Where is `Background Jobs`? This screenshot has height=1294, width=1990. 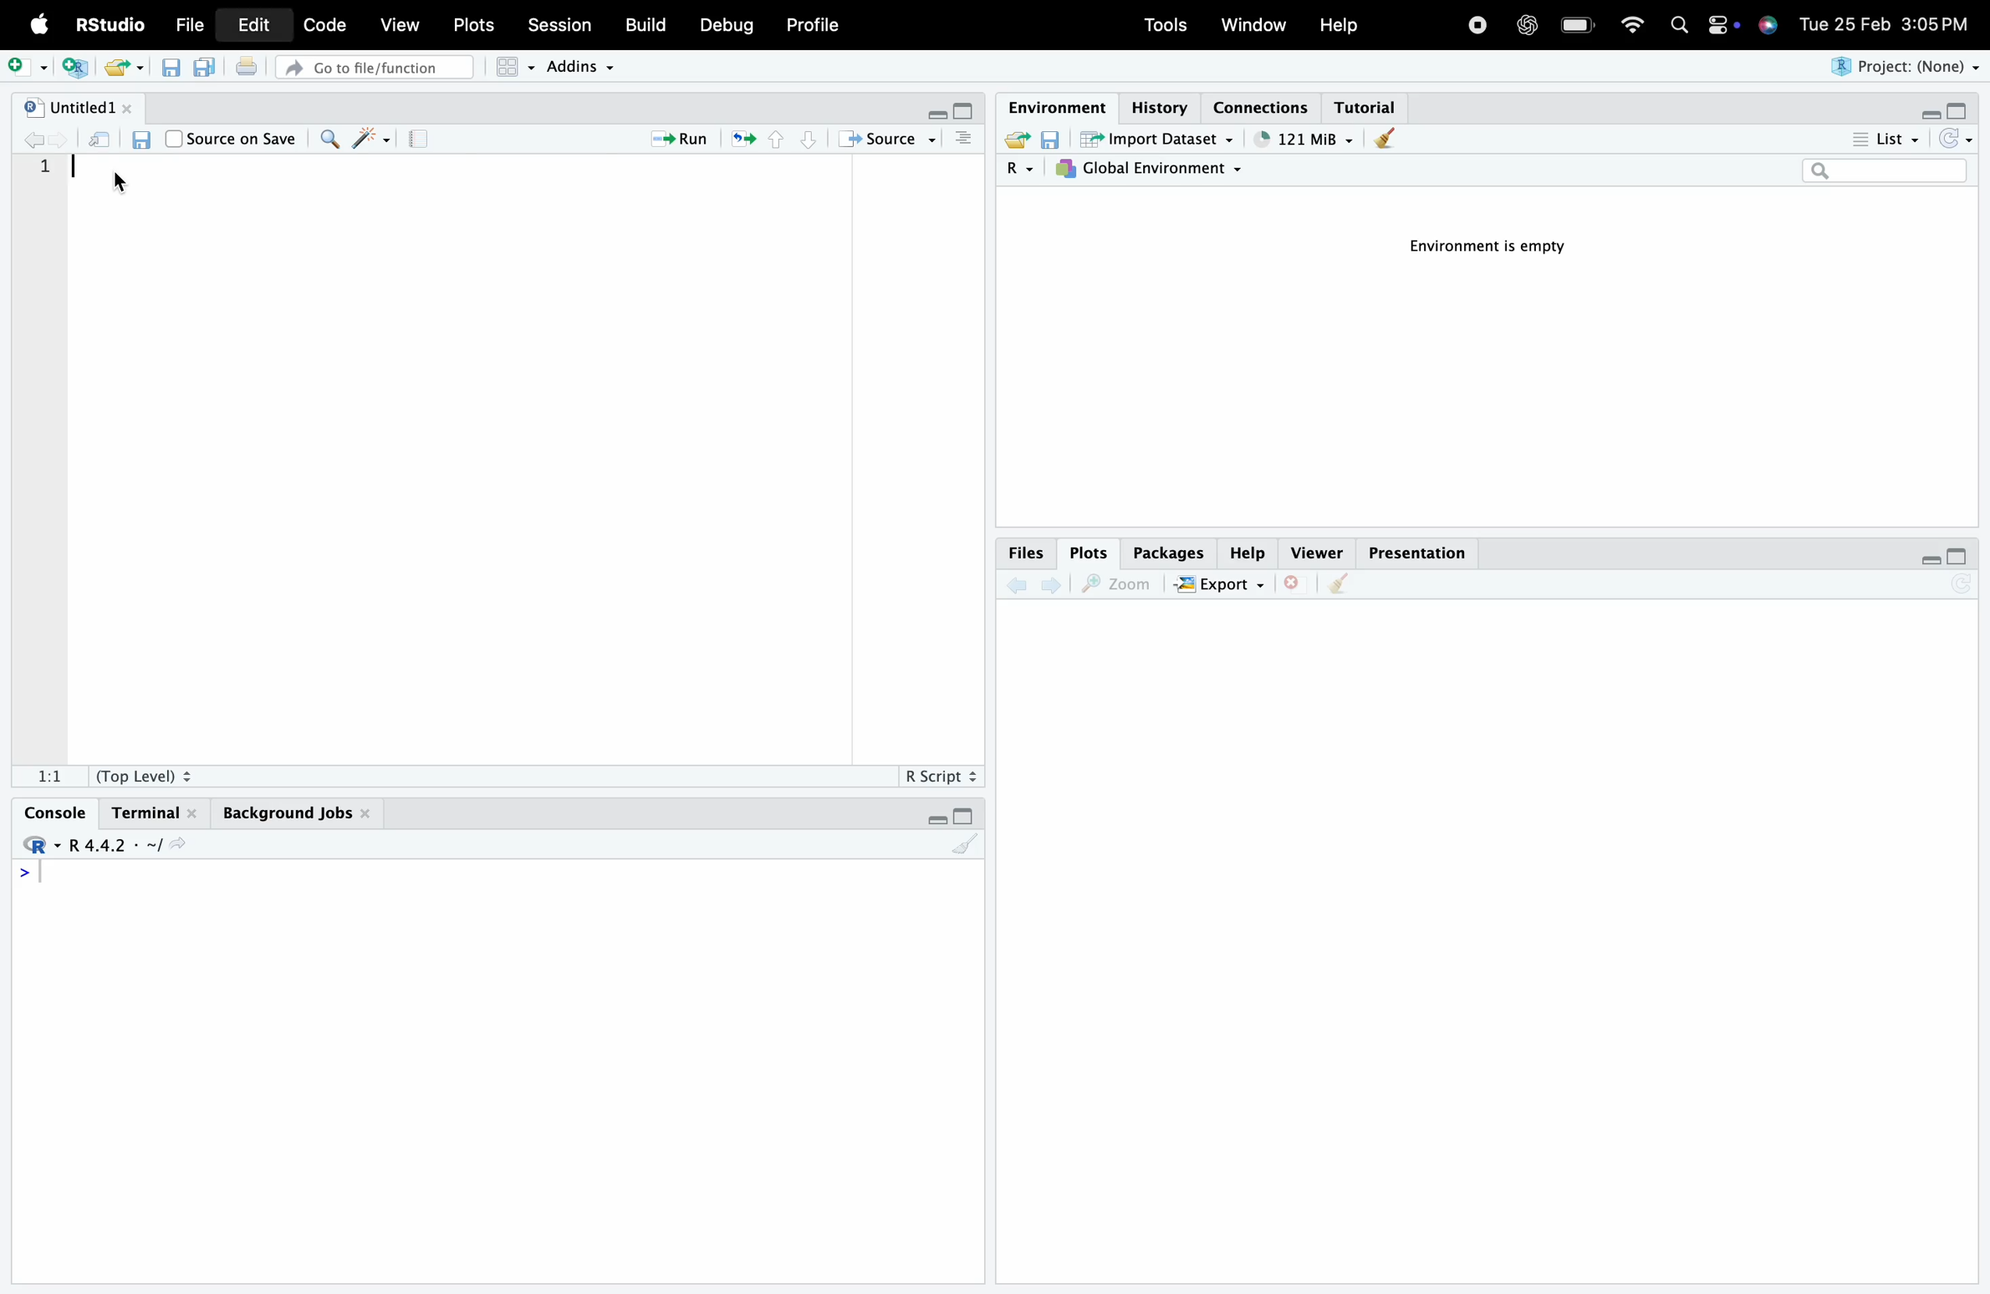
Background Jobs is located at coordinates (294, 809).